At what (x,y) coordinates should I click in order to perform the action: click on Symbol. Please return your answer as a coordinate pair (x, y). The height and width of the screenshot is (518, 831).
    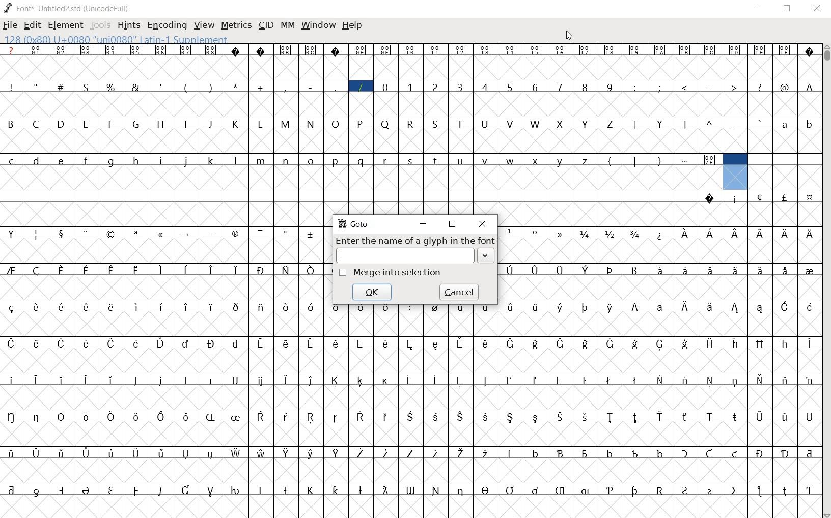
    Looking at the image, I should click on (312, 453).